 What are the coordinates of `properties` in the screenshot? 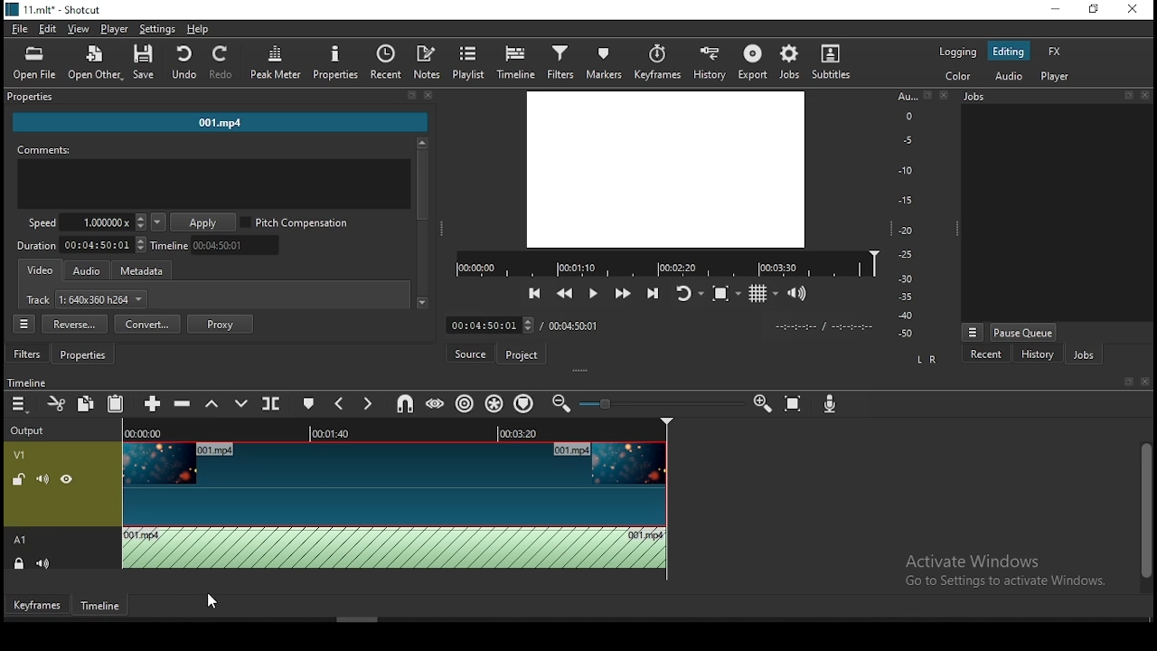 It's located at (82, 355).